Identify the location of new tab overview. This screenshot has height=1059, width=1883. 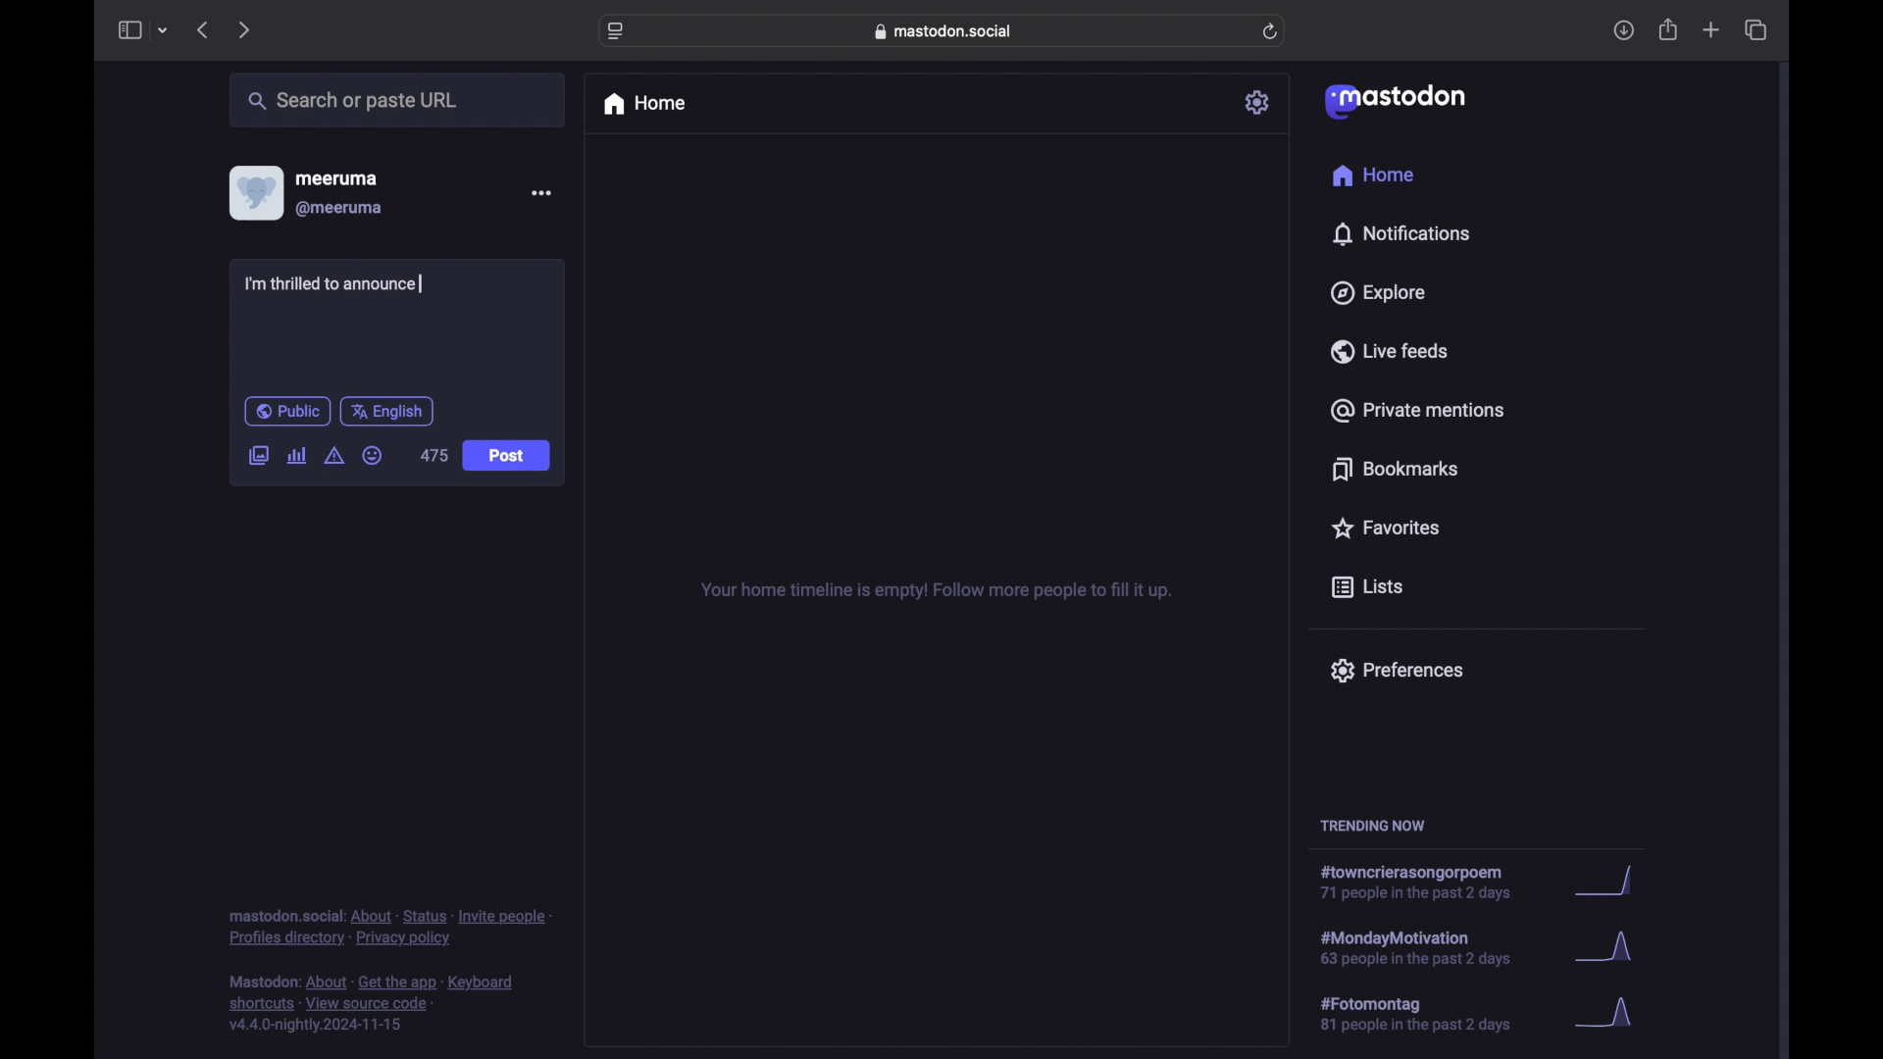
(1711, 29).